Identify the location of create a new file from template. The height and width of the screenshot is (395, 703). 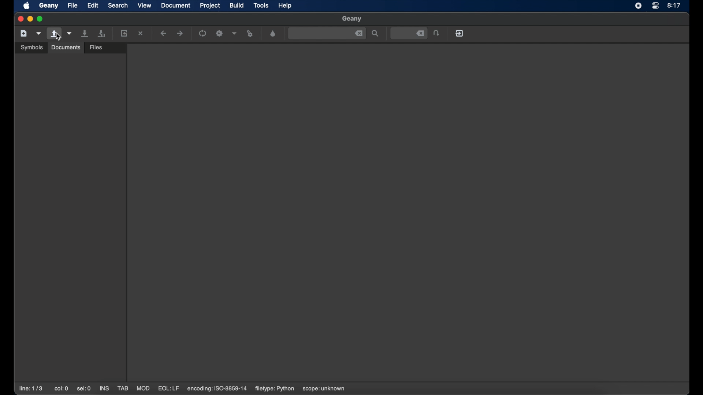
(39, 34).